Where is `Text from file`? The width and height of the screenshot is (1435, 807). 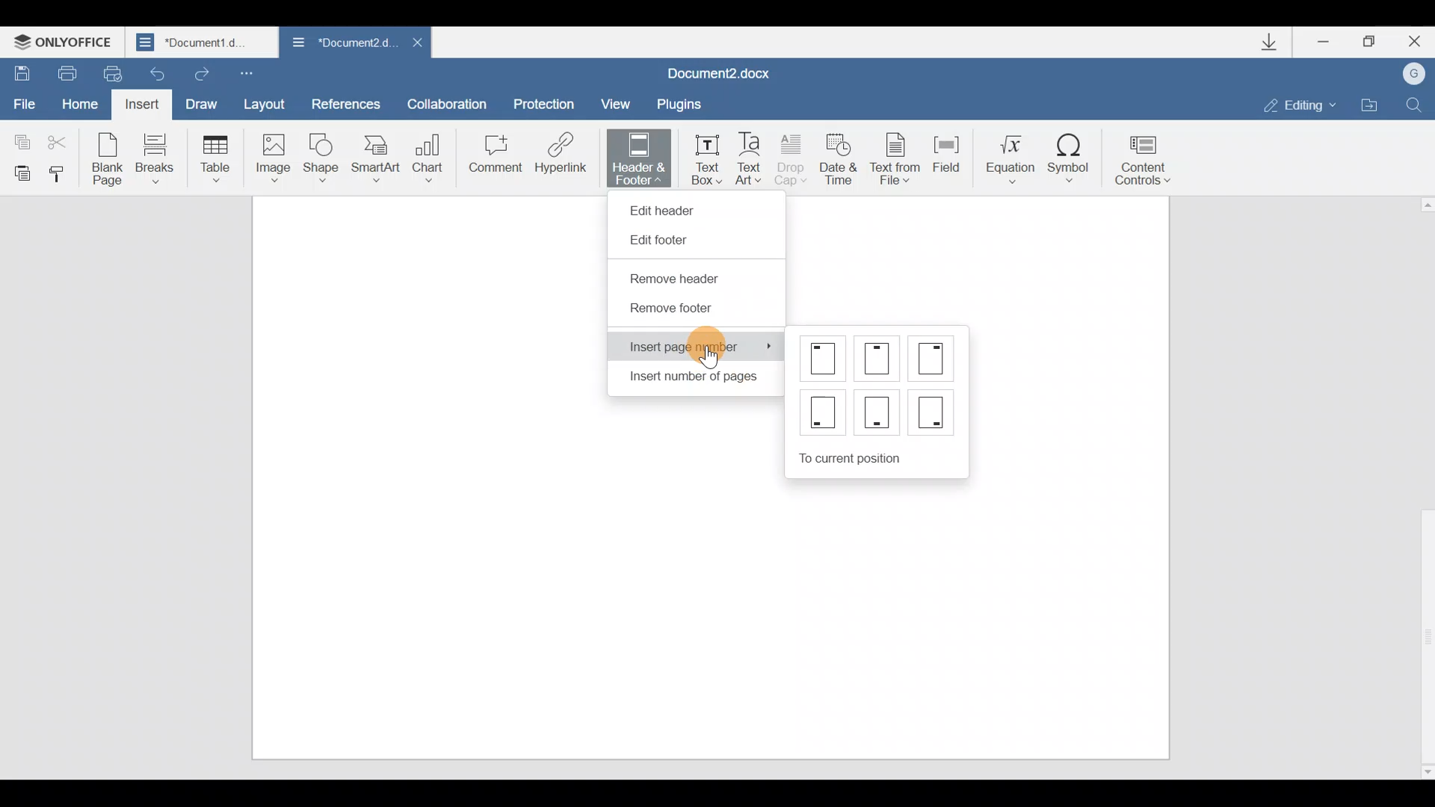
Text from file is located at coordinates (891, 155).